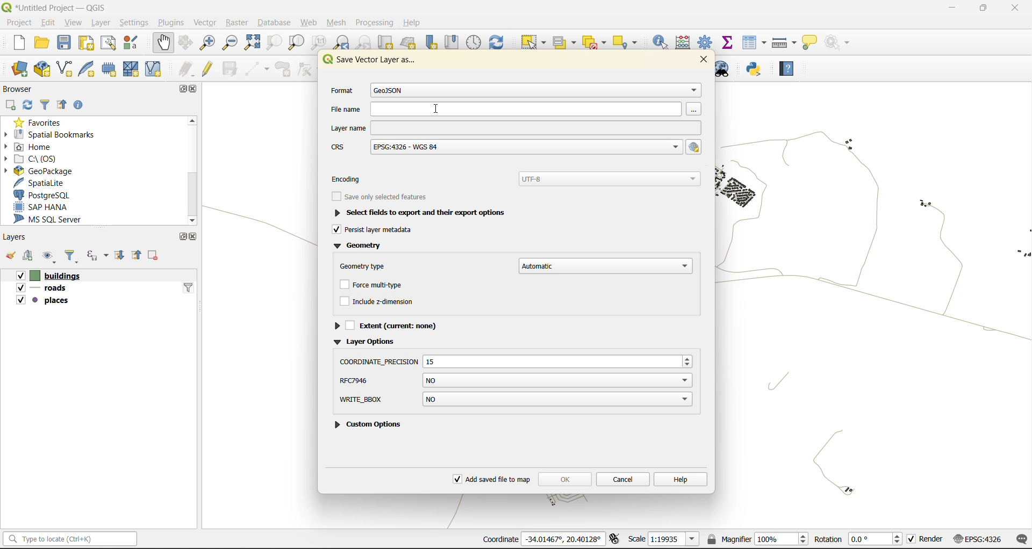 The height and width of the screenshot is (549, 1032). What do you see at coordinates (187, 88) in the screenshot?
I see `maximize` at bounding box center [187, 88].